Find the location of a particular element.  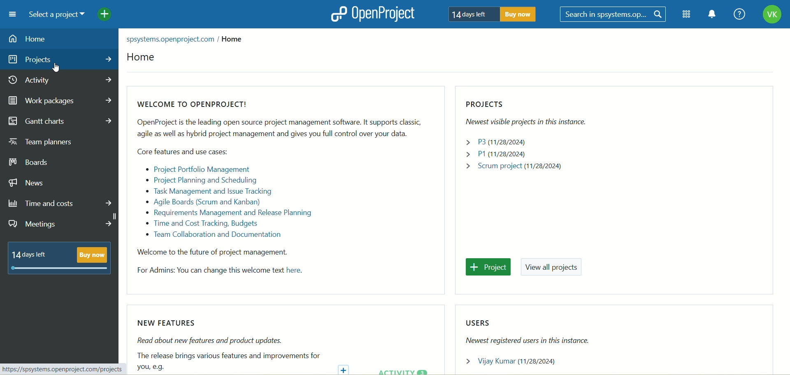

projects is located at coordinates (60, 61).